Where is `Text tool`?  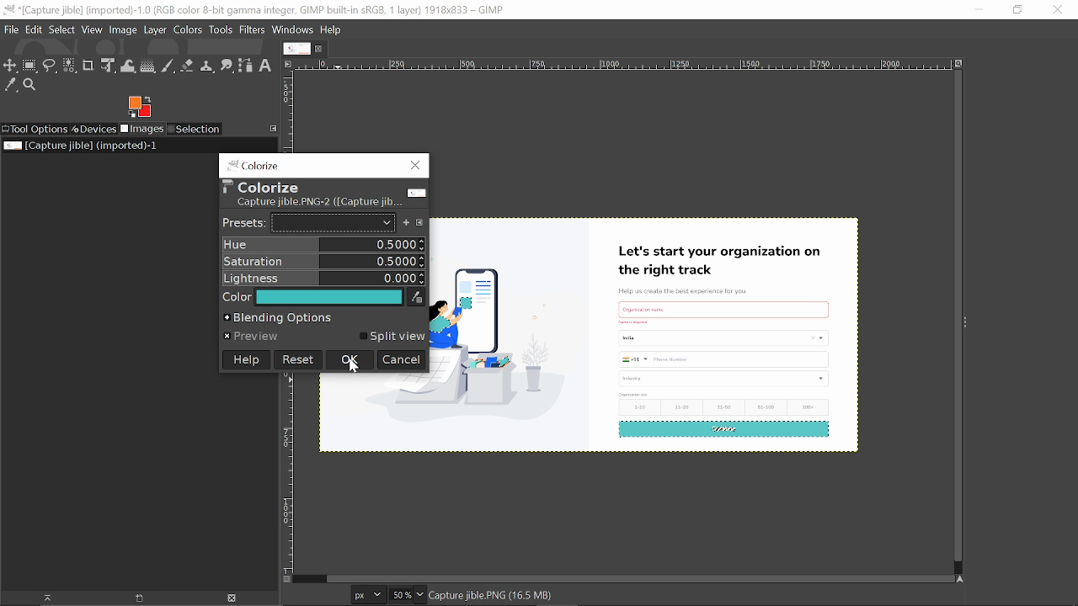
Text tool is located at coordinates (264, 66).